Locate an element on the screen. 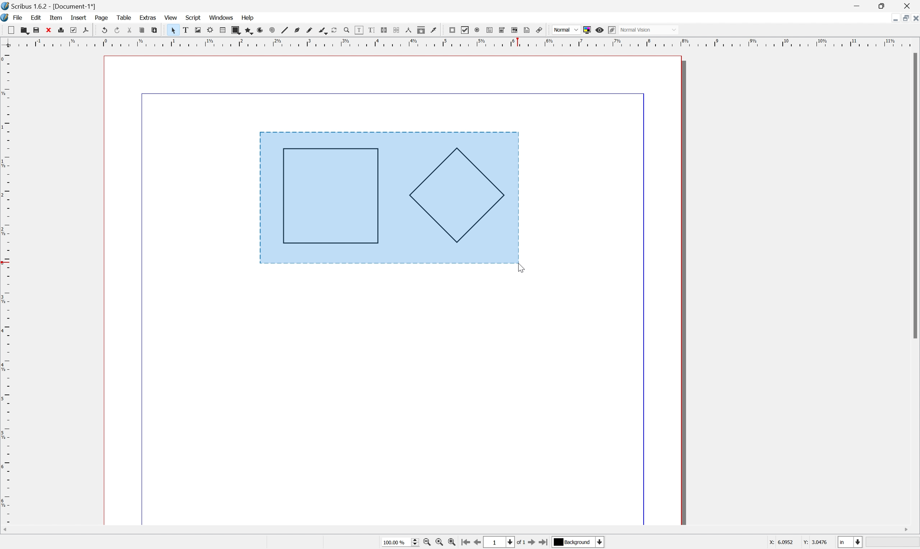  Scribus 1.6.2 - [Document-1*] is located at coordinates (59, 6).